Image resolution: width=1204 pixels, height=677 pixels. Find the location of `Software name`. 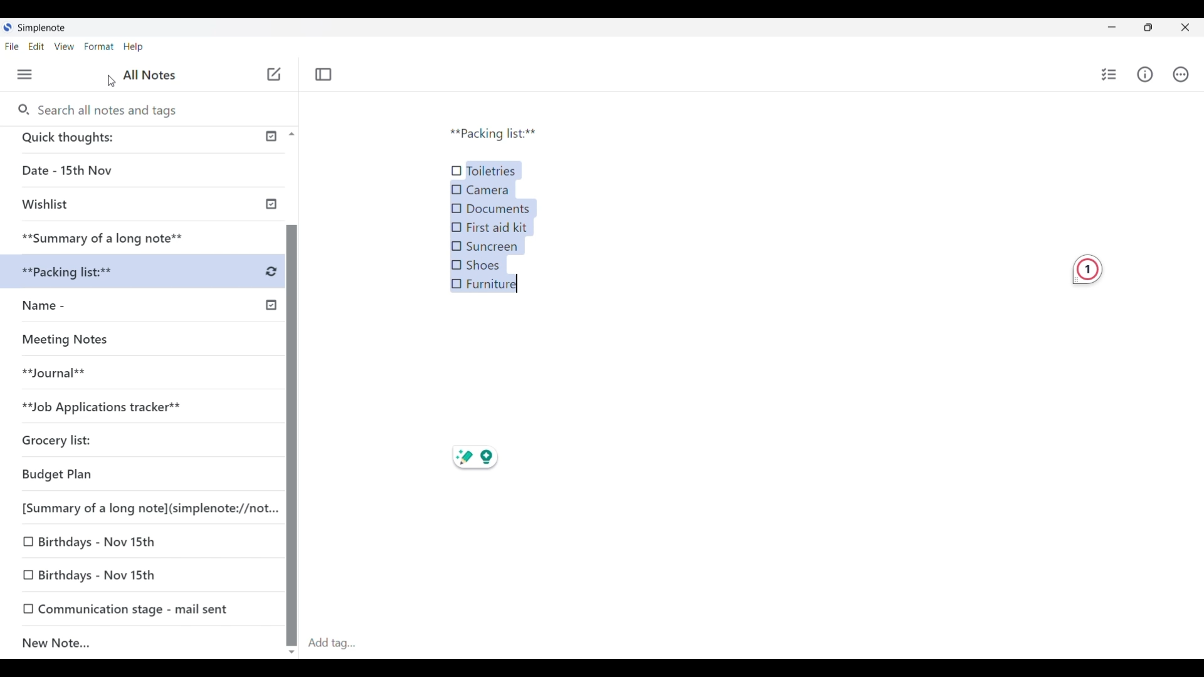

Software name is located at coordinates (43, 28).